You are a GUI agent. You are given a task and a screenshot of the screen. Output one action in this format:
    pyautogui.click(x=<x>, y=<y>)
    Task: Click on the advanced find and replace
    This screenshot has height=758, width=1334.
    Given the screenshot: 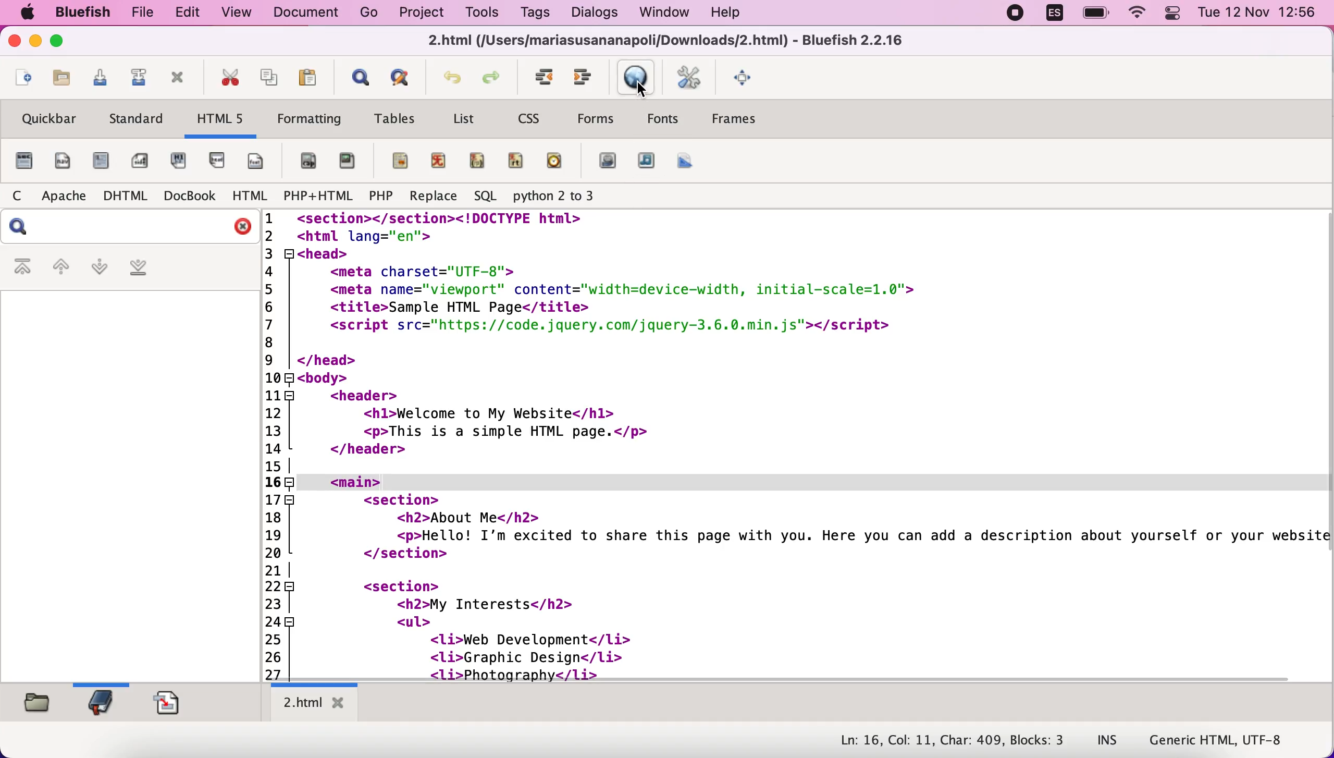 What is the action you would take?
    pyautogui.click(x=402, y=80)
    